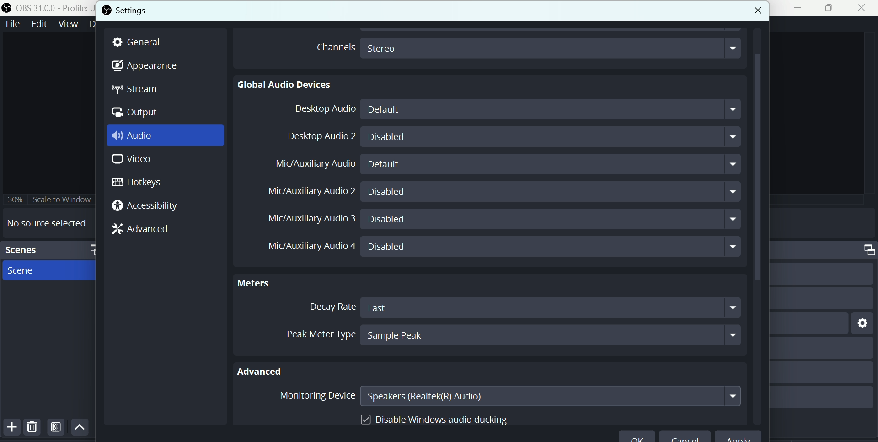 Image resolution: width=878 pixels, height=442 pixels. I want to click on Delete, so click(32, 428).